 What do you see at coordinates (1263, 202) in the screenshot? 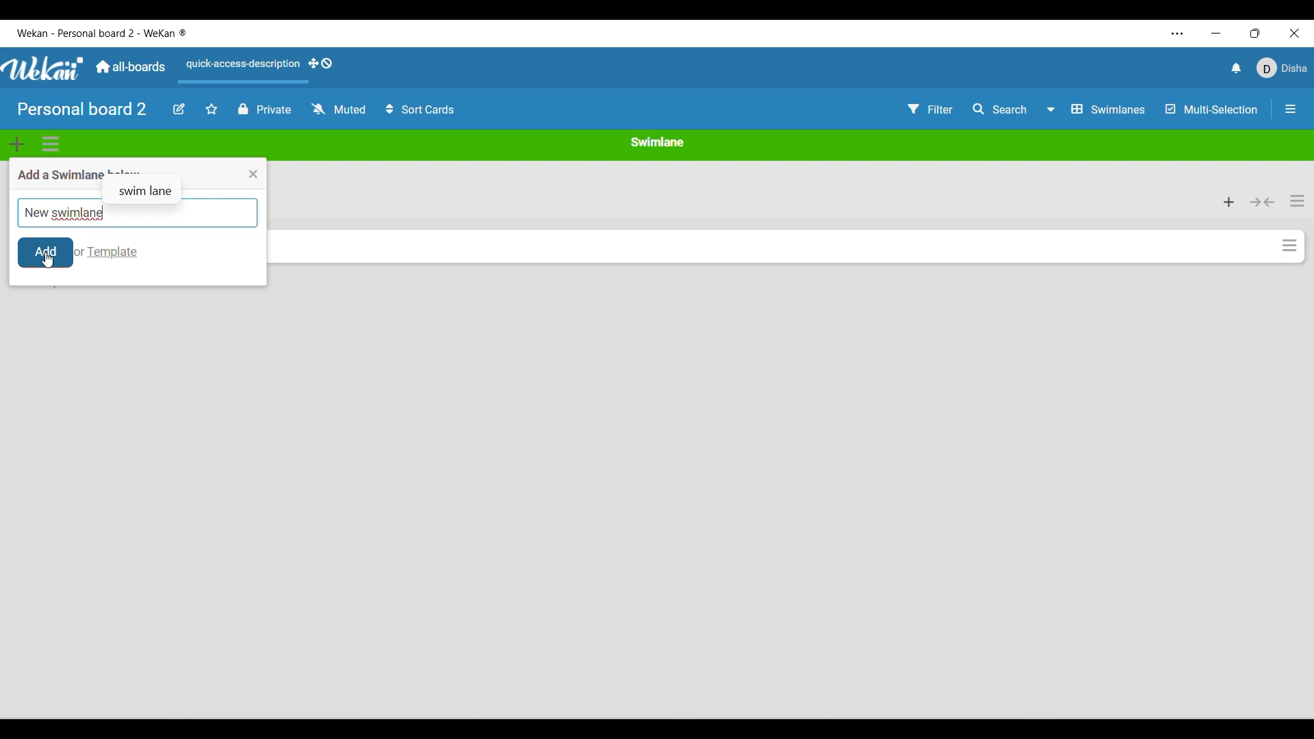
I see `Collapse` at bounding box center [1263, 202].